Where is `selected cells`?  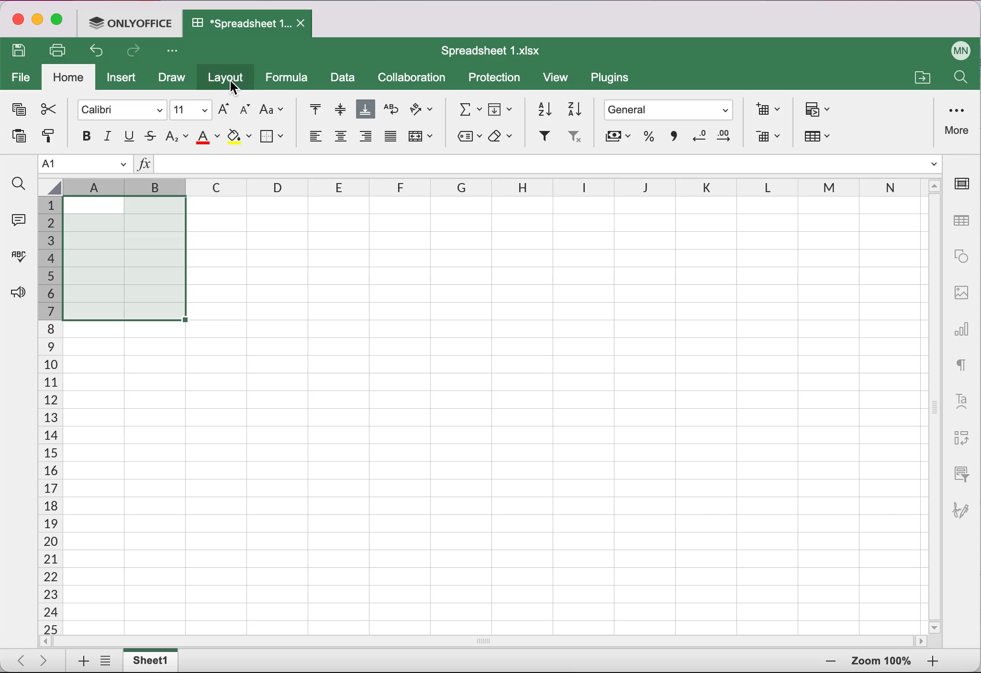 selected cells is located at coordinates (123, 258).